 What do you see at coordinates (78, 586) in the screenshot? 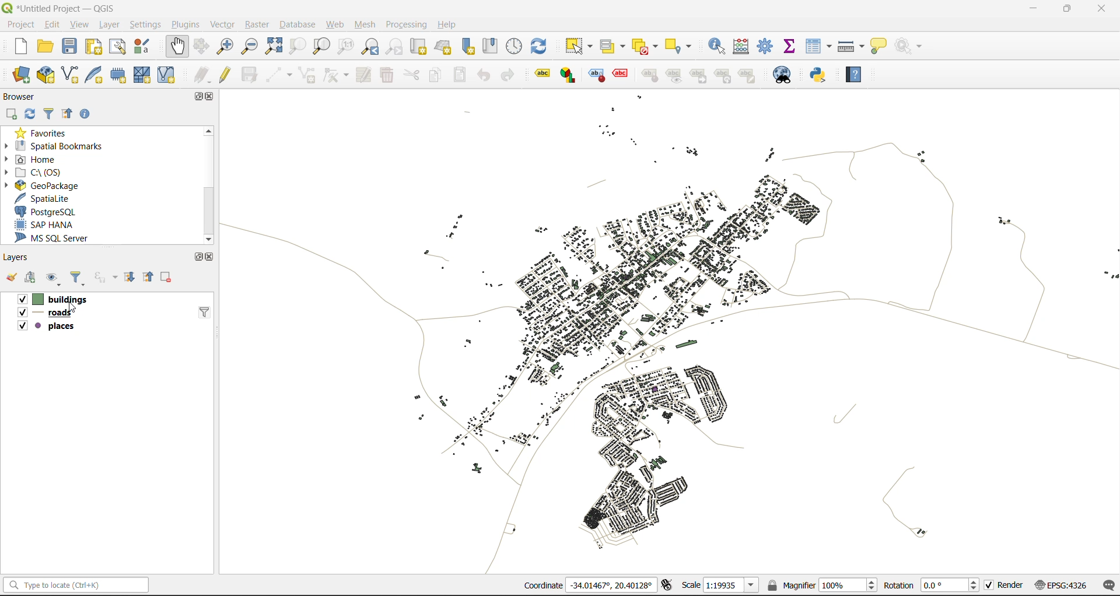
I see `status  bar` at bounding box center [78, 586].